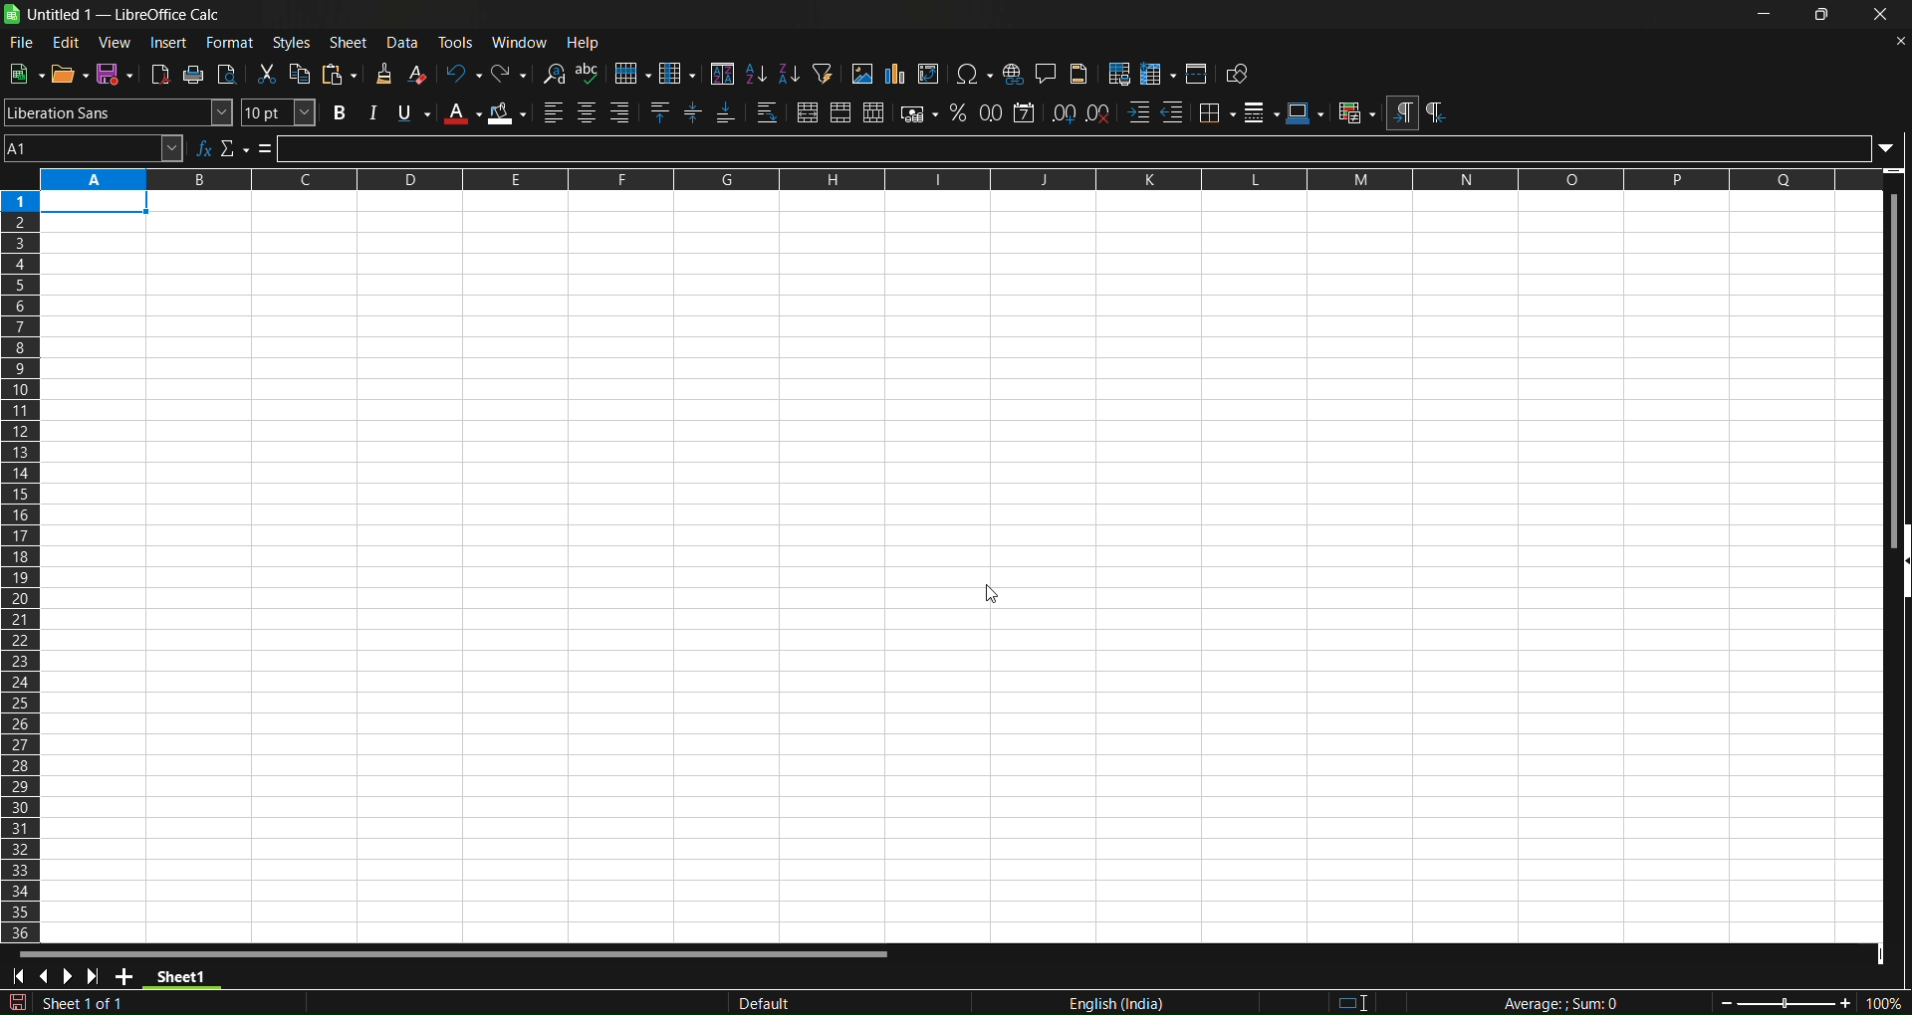 The height and width of the screenshot is (1015, 1912). Describe the element at coordinates (1306, 112) in the screenshot. I see `border color` at that location.